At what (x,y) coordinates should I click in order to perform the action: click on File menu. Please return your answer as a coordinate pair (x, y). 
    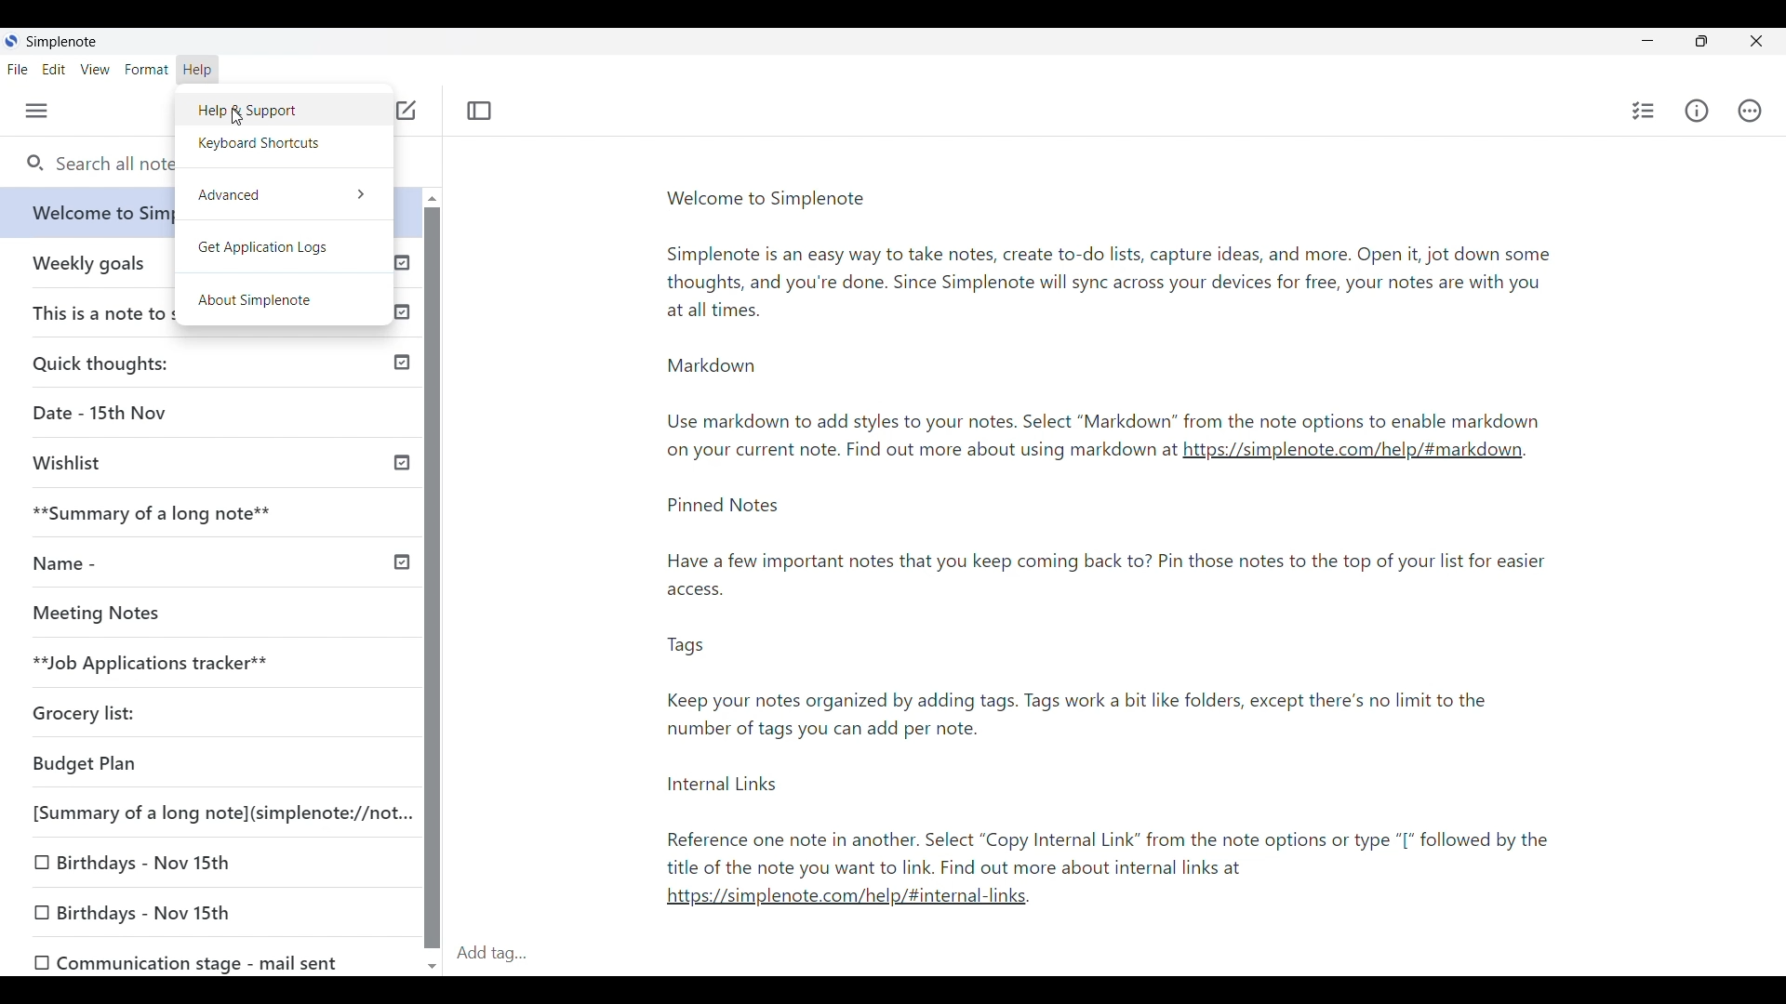
    Looking at the image, I should click on (18, 70).